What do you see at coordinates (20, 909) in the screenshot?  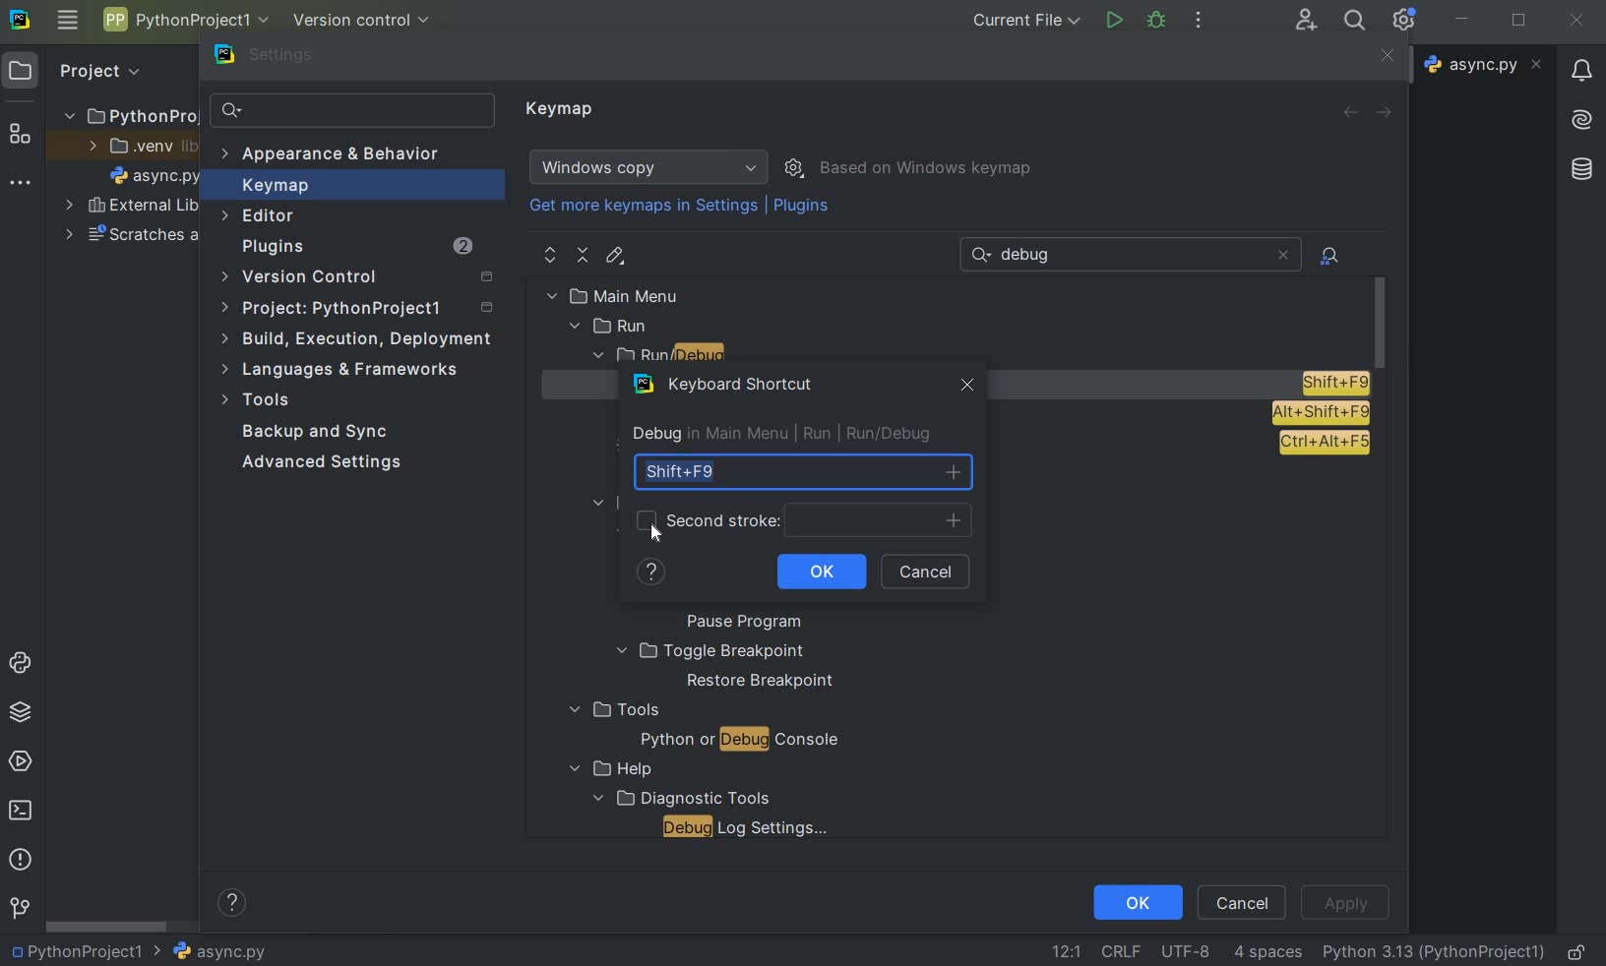 I see `version control` at bounding box center [20, 909].